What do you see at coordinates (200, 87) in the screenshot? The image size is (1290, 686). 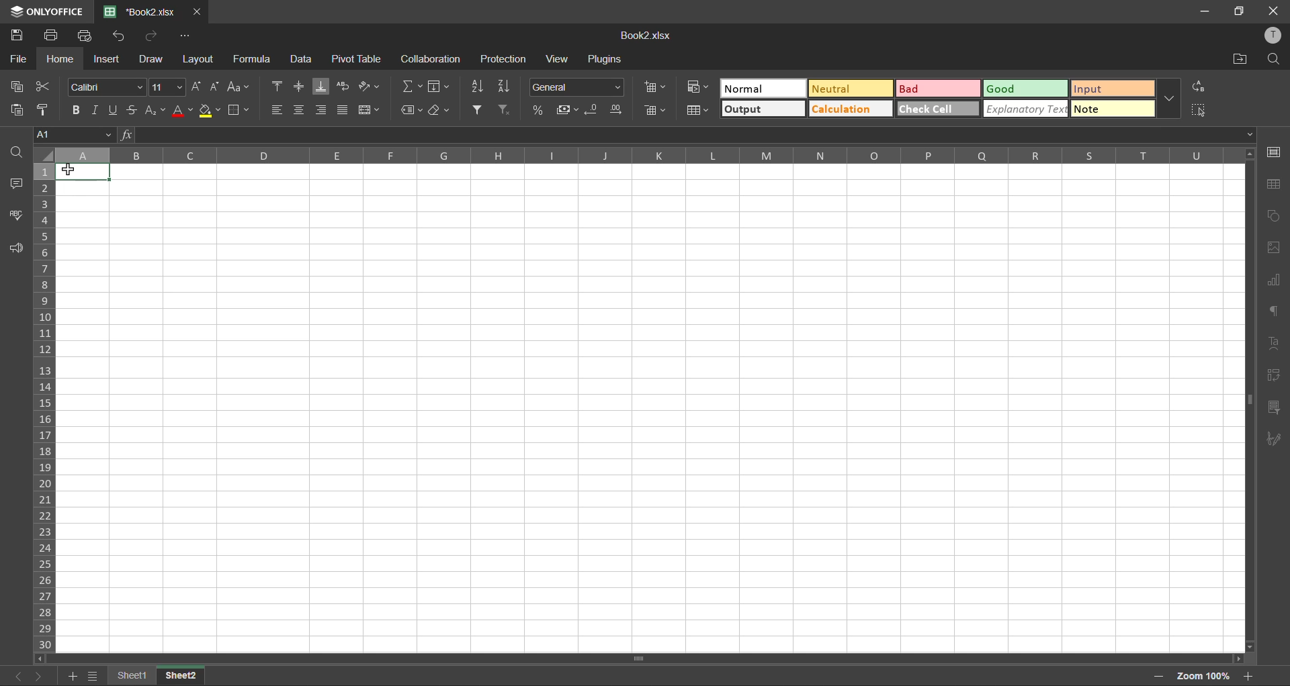 I see `increment size` at bounding box center [200, 87].